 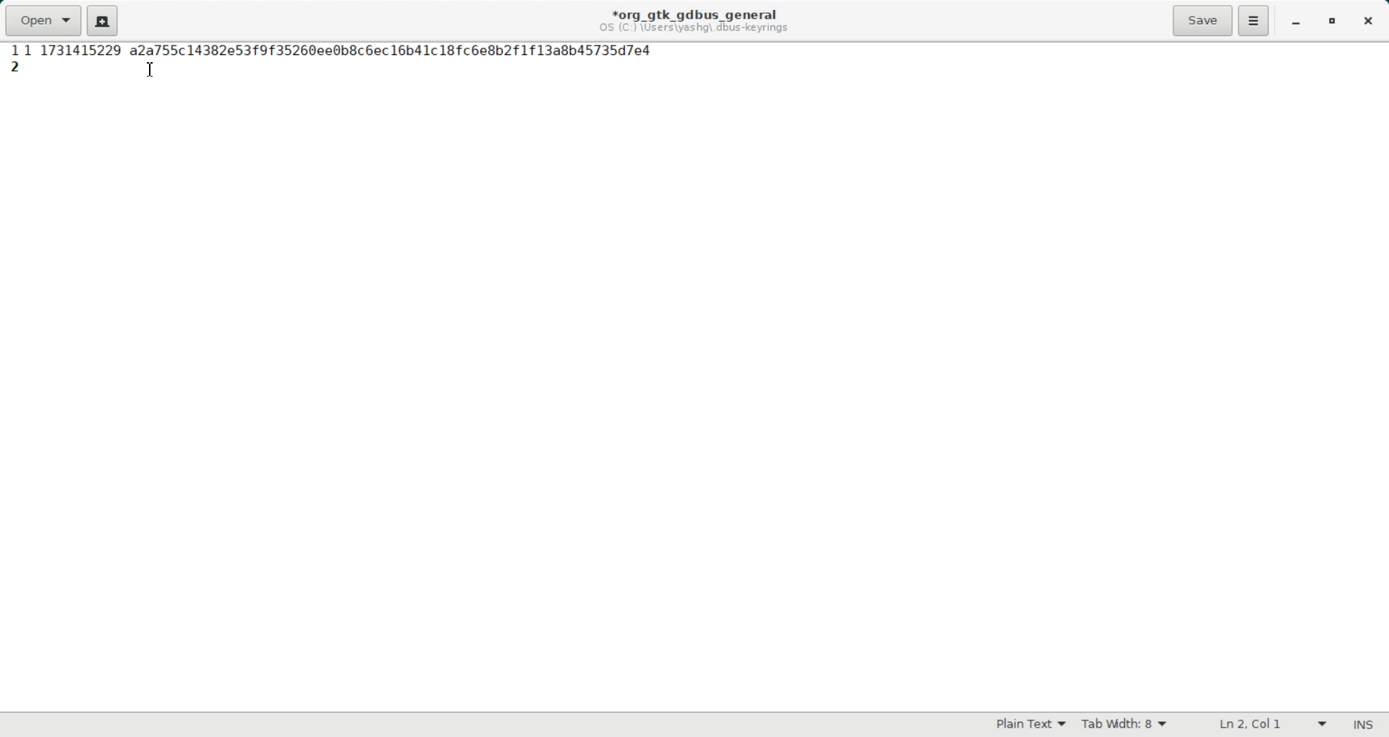 What do you see at coordinates (1031, 725) in the screenshot?
I see `Plain Text` at bounding box center [1031, 725].